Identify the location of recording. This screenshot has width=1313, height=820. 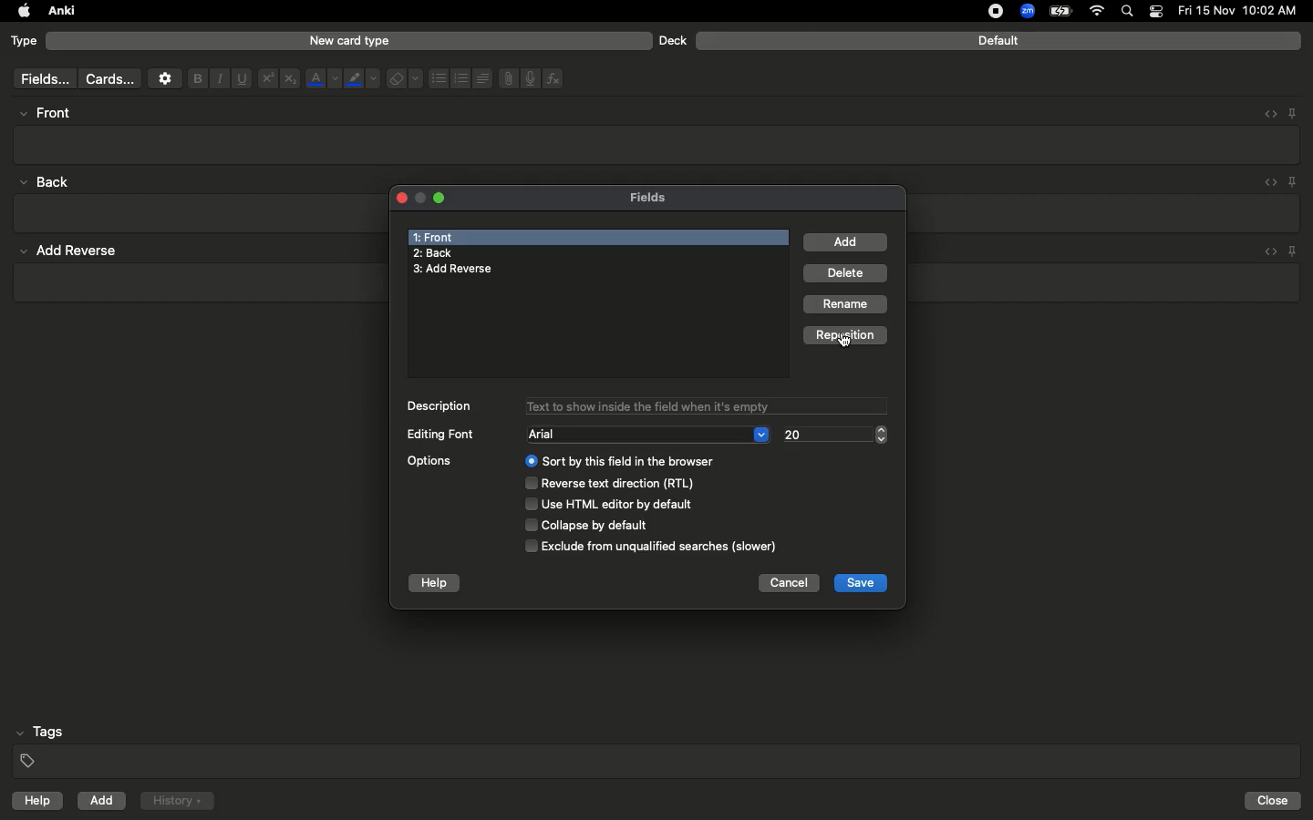
(985, 11).